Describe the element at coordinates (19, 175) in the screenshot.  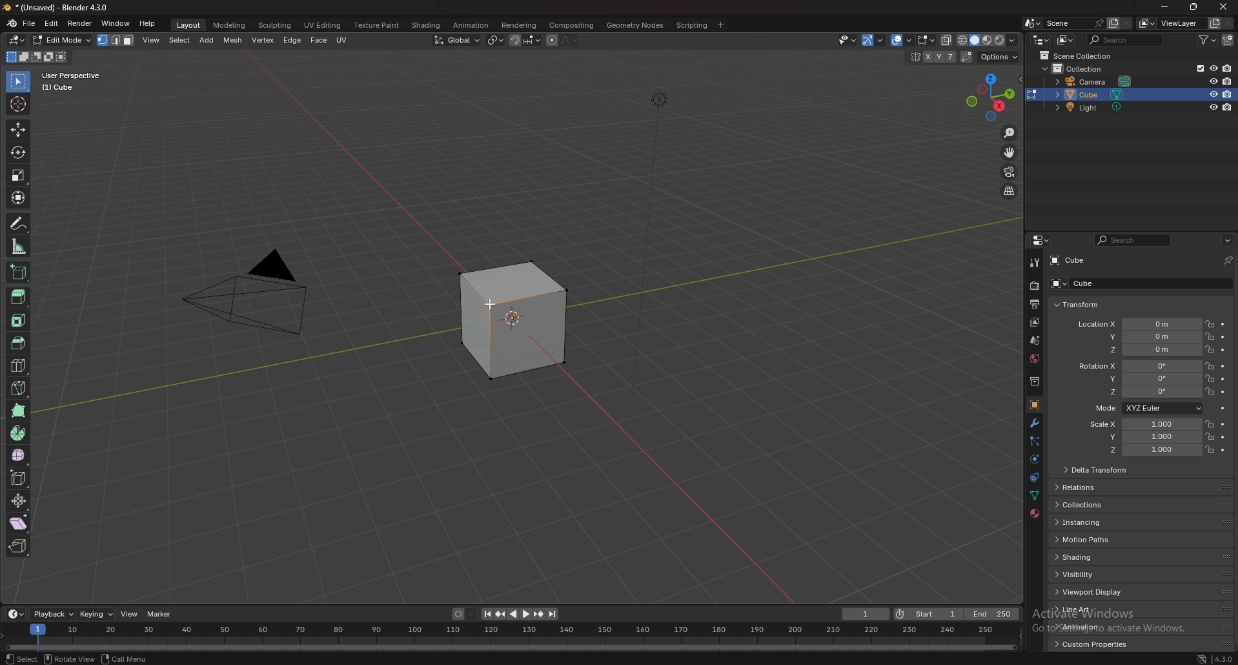
I see `scale` at that location.